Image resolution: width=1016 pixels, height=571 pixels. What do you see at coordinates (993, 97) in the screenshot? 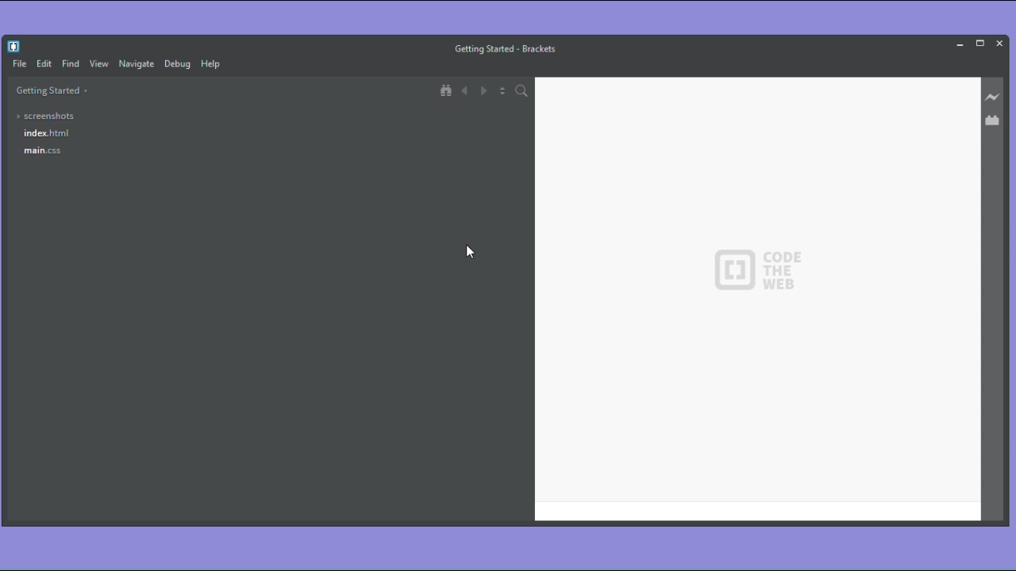
I see `Live preview` at bounding box center [993, 97].